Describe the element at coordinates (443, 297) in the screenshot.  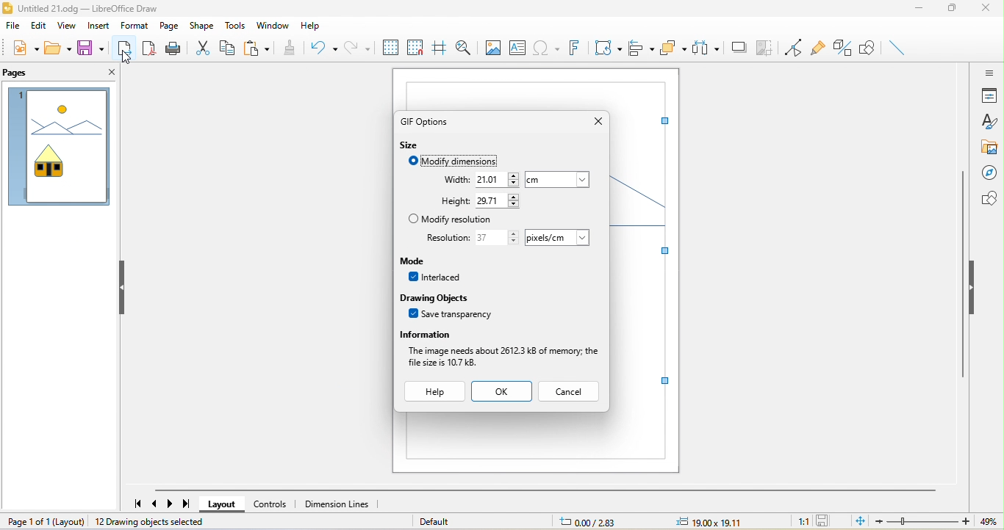
I see `drawing objects` at that location.